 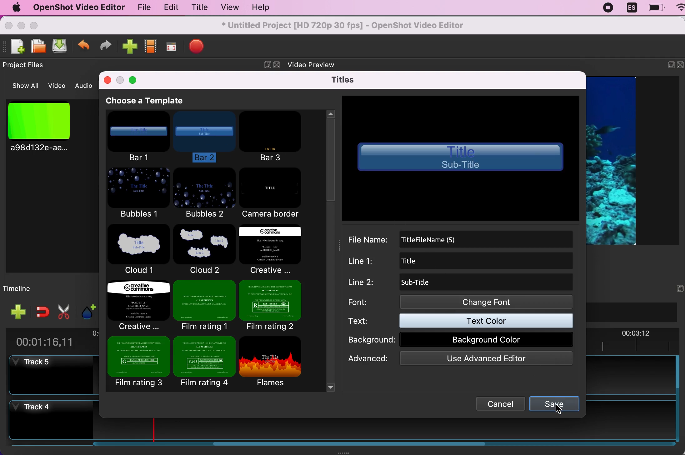 I want to click on add marker, so click(x=86, y=311).